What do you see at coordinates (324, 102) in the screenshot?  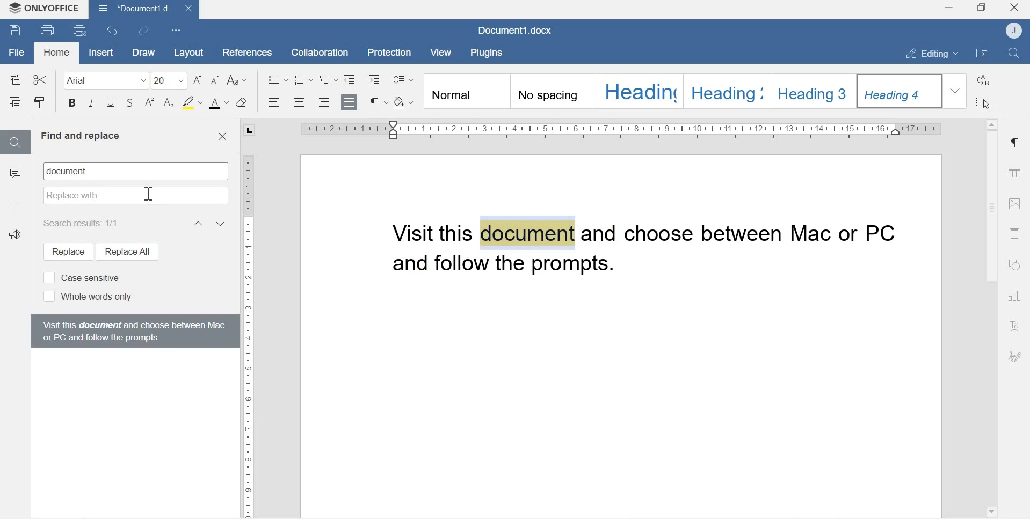 I see `Align right` at bounding box center [324, 102].